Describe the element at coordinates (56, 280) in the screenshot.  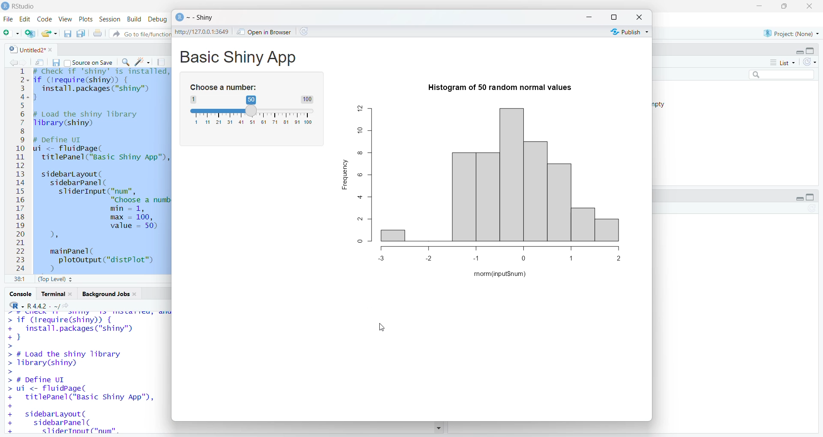
I see `(Top Level)` at that location.